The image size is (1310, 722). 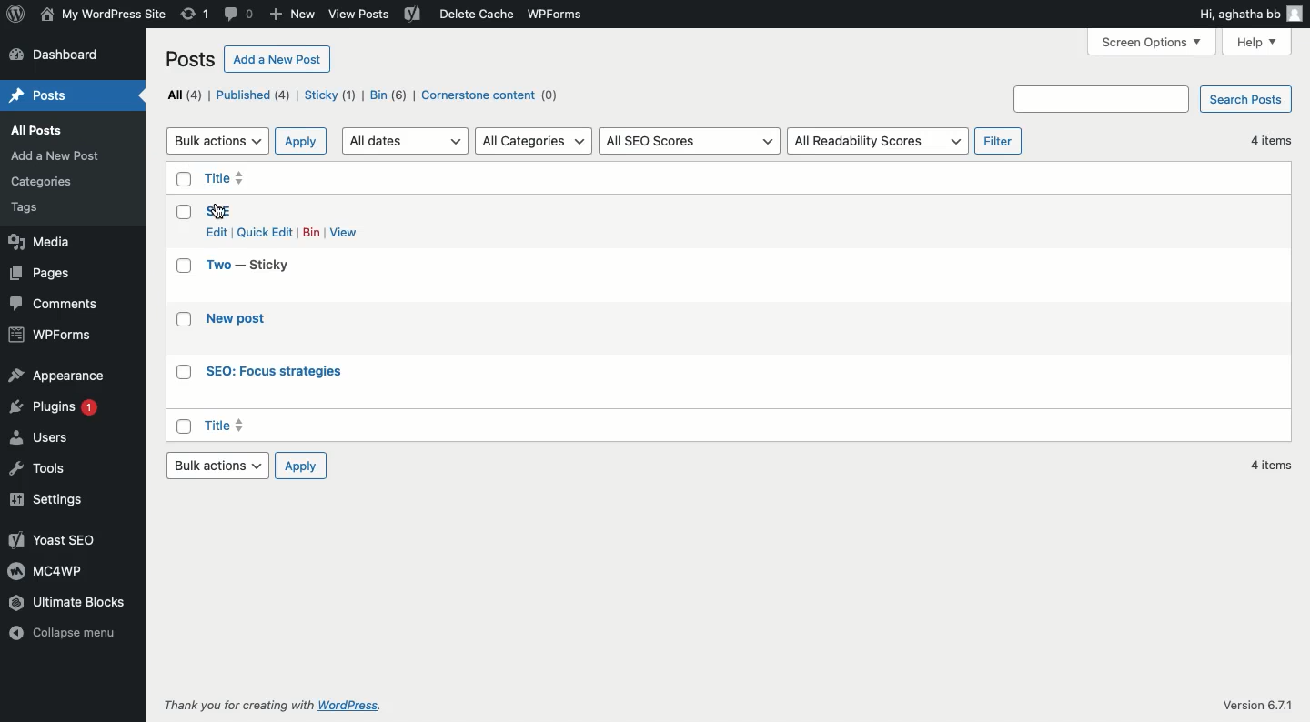 What do you see at coordinates (196, 15) in the screenshot?
I see `rework` at bounding box center [196, 15].